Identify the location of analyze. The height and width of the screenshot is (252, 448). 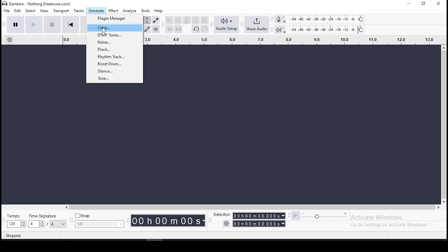
(129, 10).